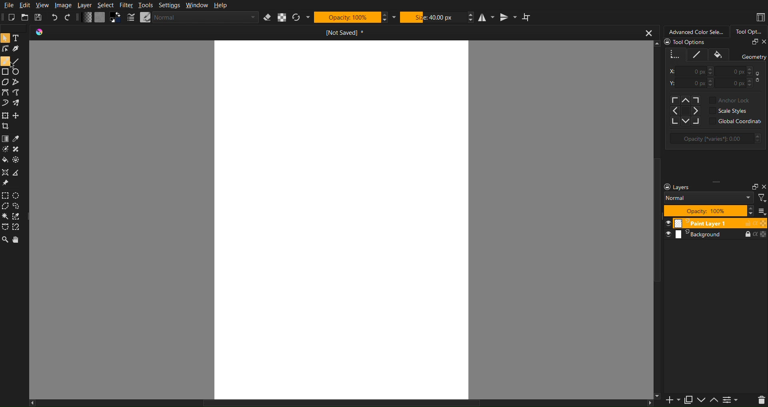 The height and width of the screenshot is (407, 768). I want to click on Down, so click(703, 401).